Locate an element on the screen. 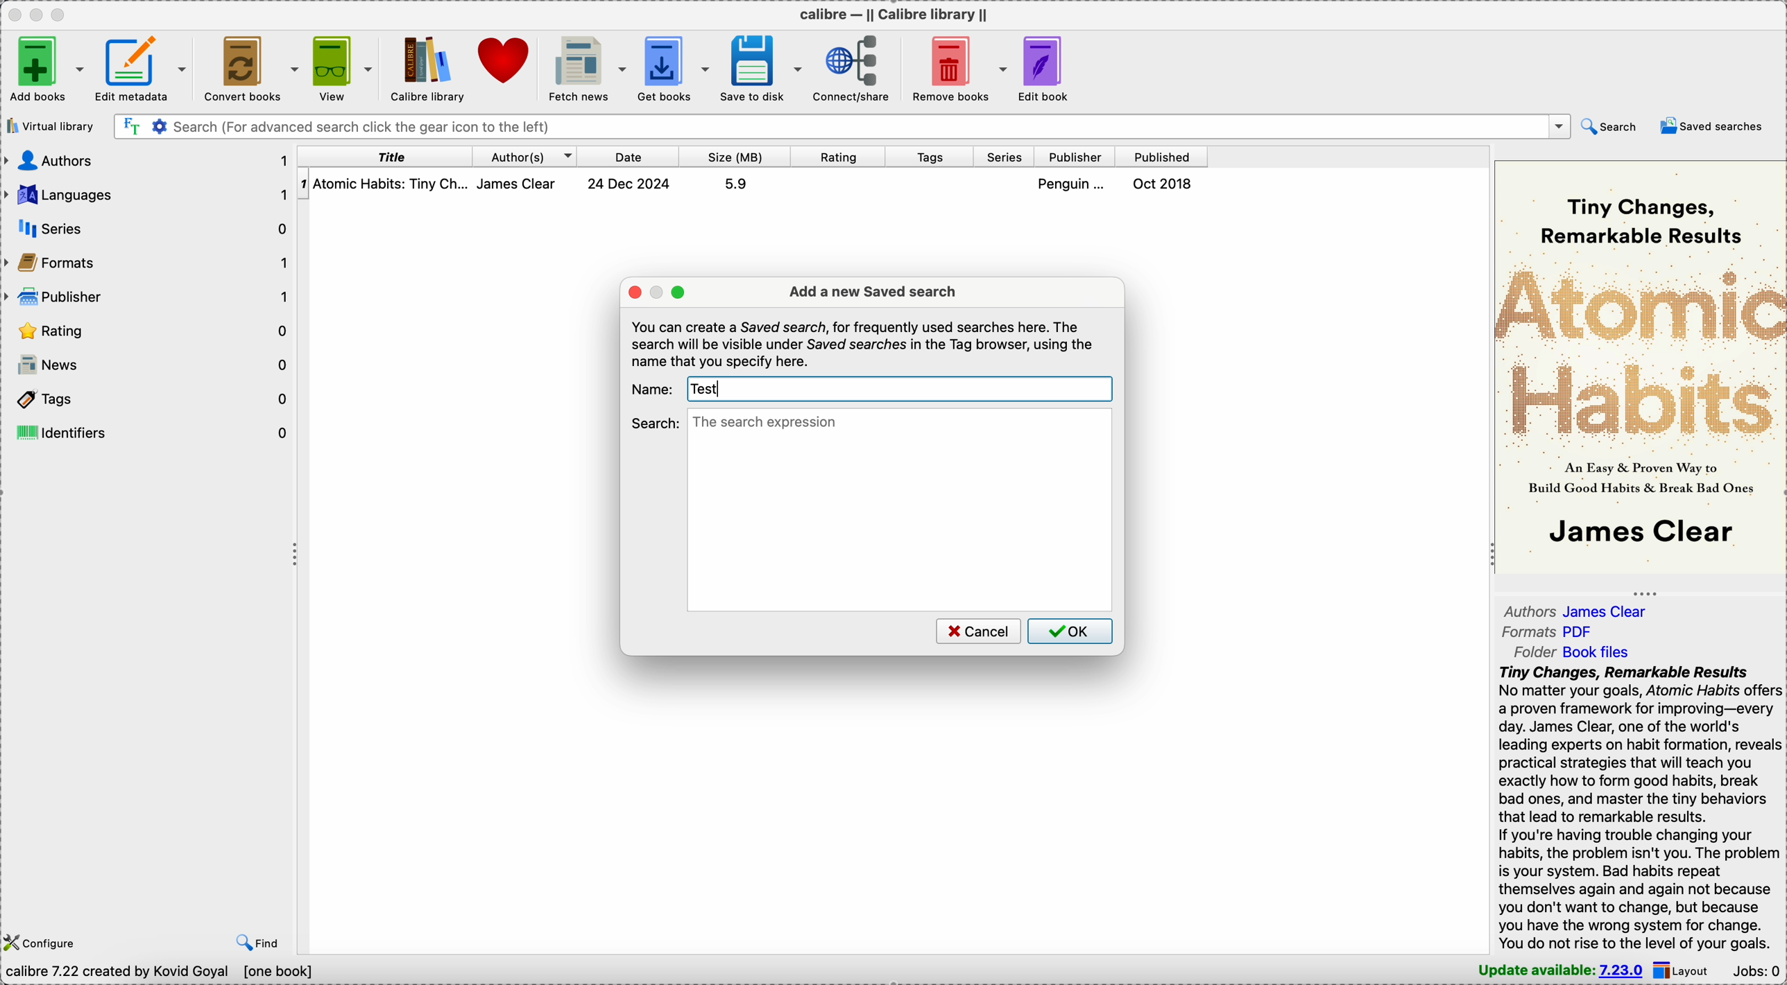  fetch news is located at coordinates (589, 67).